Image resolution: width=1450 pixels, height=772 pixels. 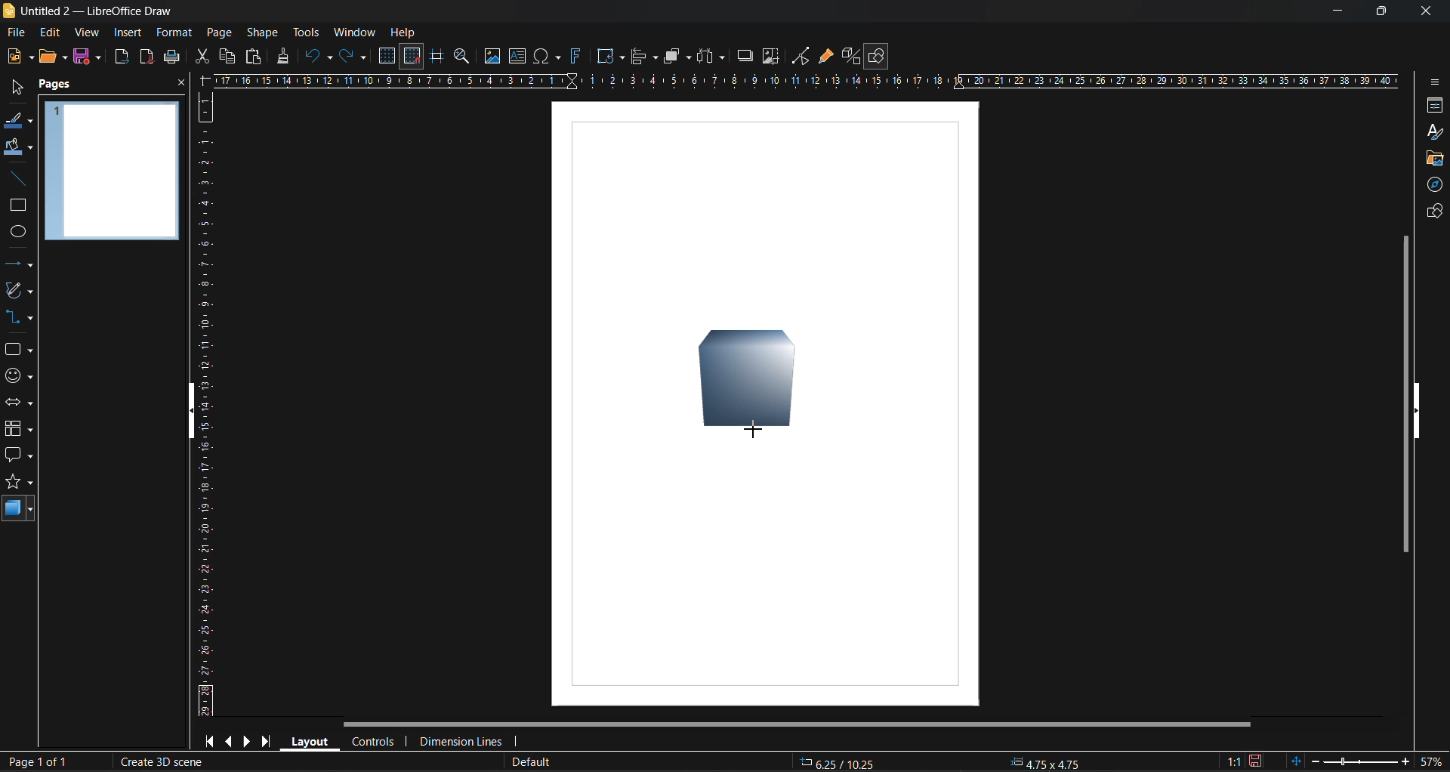 I want to click on helplines, so click(x=437, y=58).